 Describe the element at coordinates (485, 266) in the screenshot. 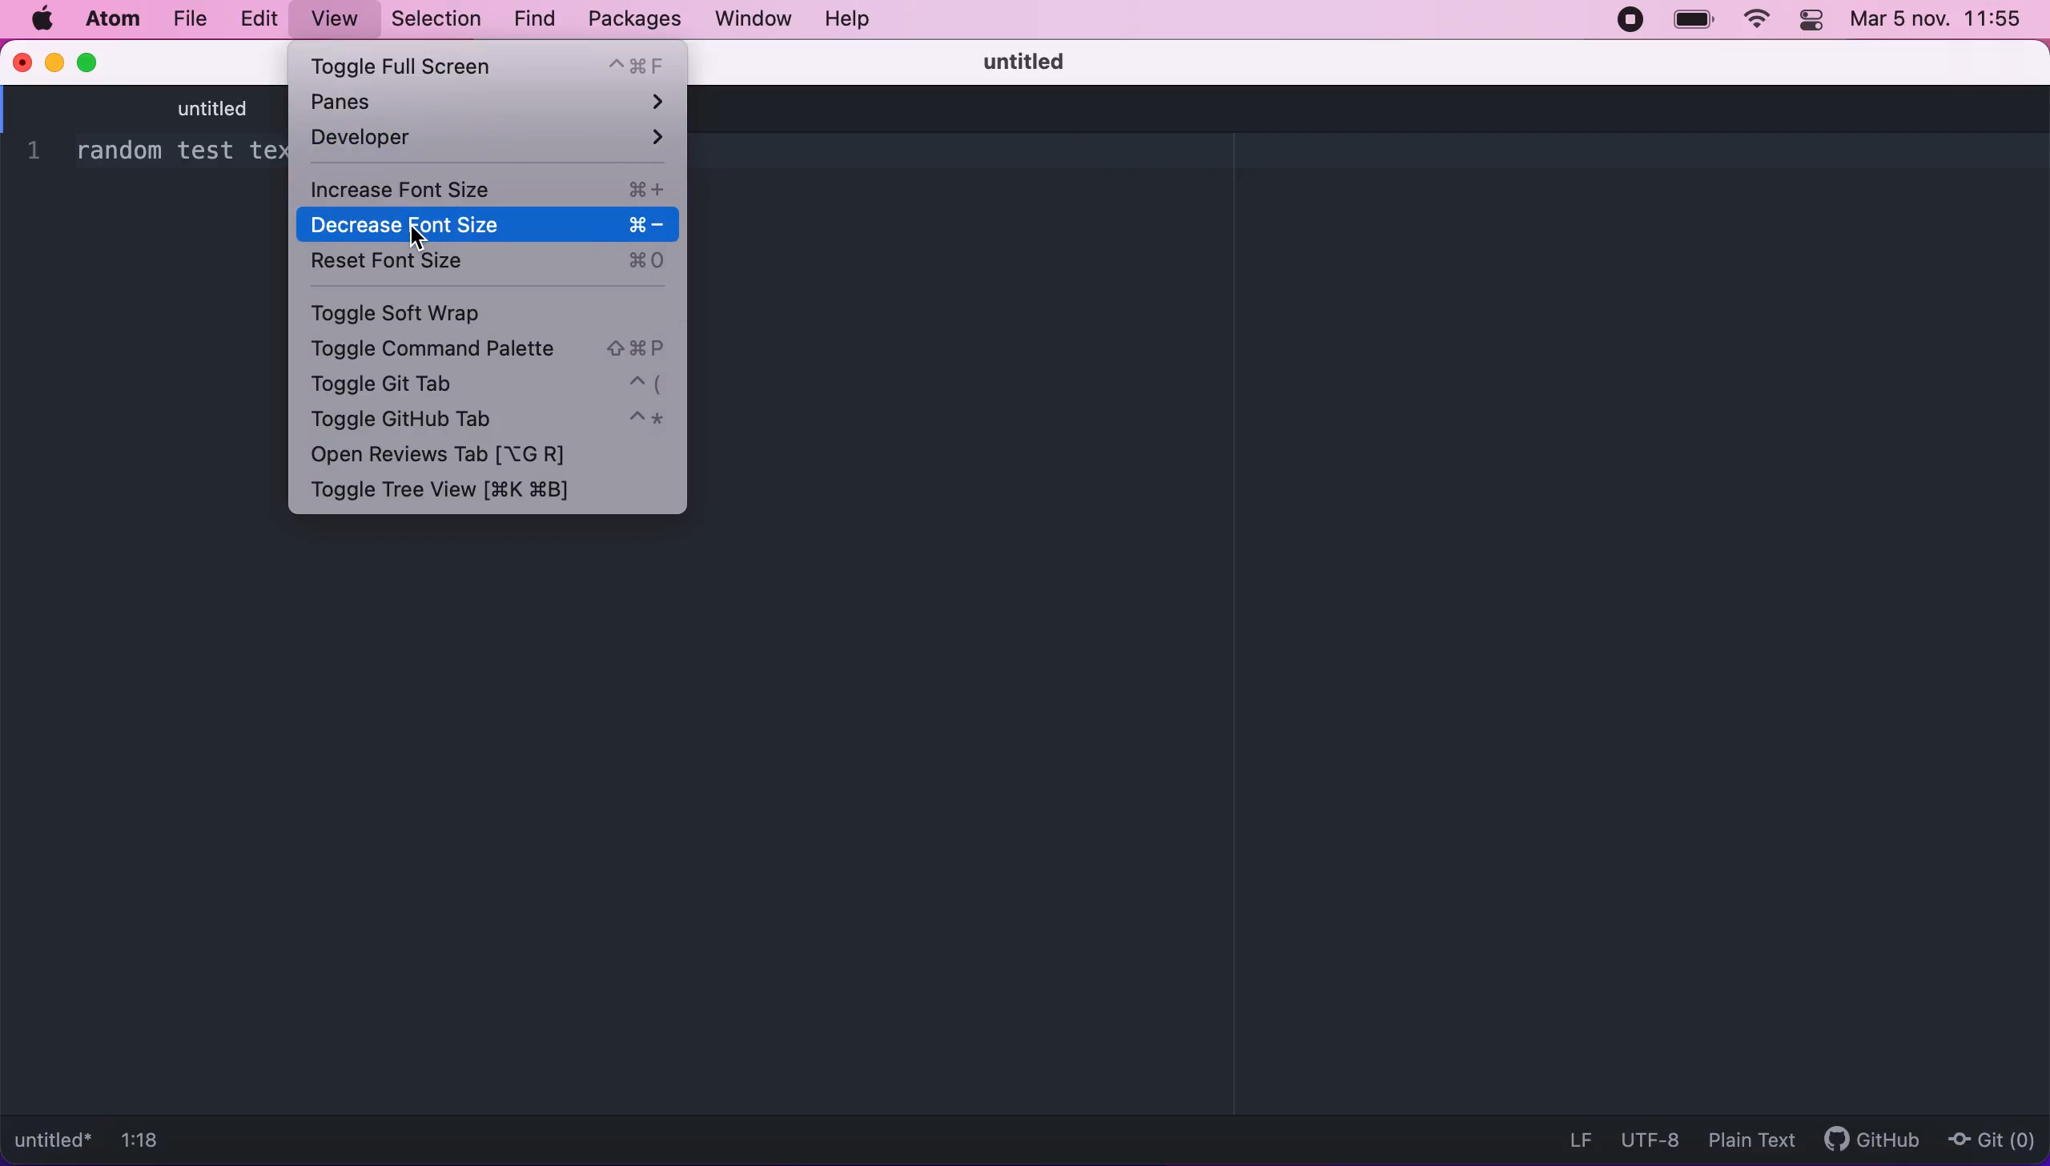

I see `reset font size` at that location.